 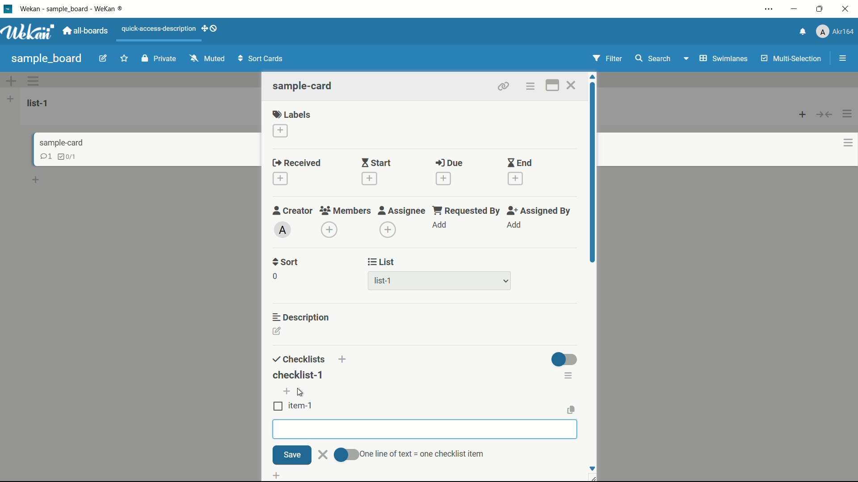 What do you see at coordinates (259, 58) in the screenshot?
I see `Sort Cards` at bounding box center [259, 58].